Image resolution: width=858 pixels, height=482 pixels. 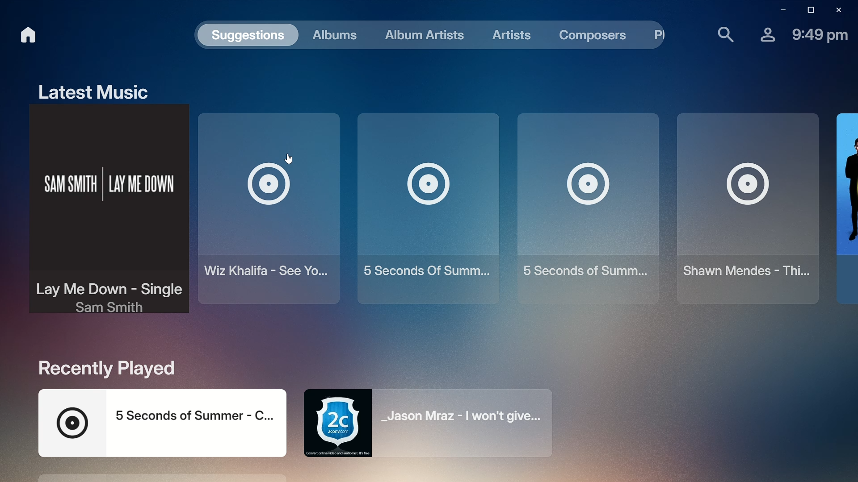 What do you see at coordinates (269, 212) in the screenshot?
I see `Wiz Khalifa` at bounding box center [269, 212].